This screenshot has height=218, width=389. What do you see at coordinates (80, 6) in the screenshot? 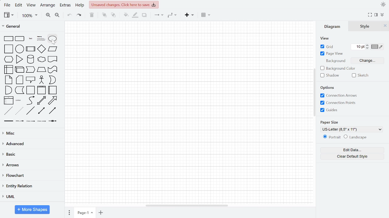
I see `help` at bounding box center [80, 6].